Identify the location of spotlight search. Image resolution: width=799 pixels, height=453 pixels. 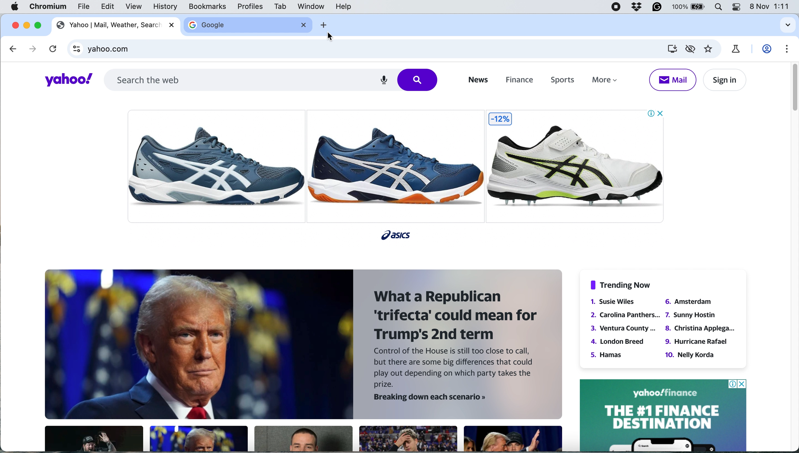
(717, 8).